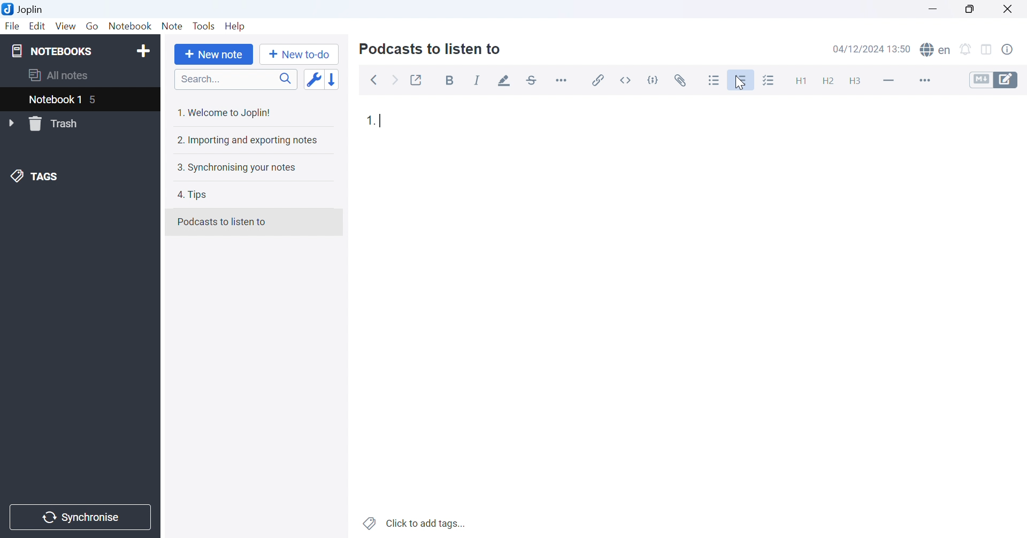 Image resolution: width=1027 pixels, height=538 pixels. Describe the element at coordinates (12, 124) in the screenshot. I see `Drop Down` at that location.